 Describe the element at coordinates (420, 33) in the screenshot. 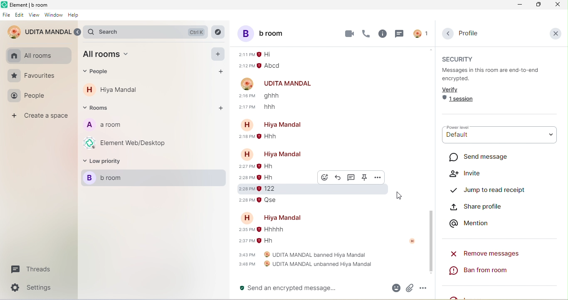

I see `account` at that location.